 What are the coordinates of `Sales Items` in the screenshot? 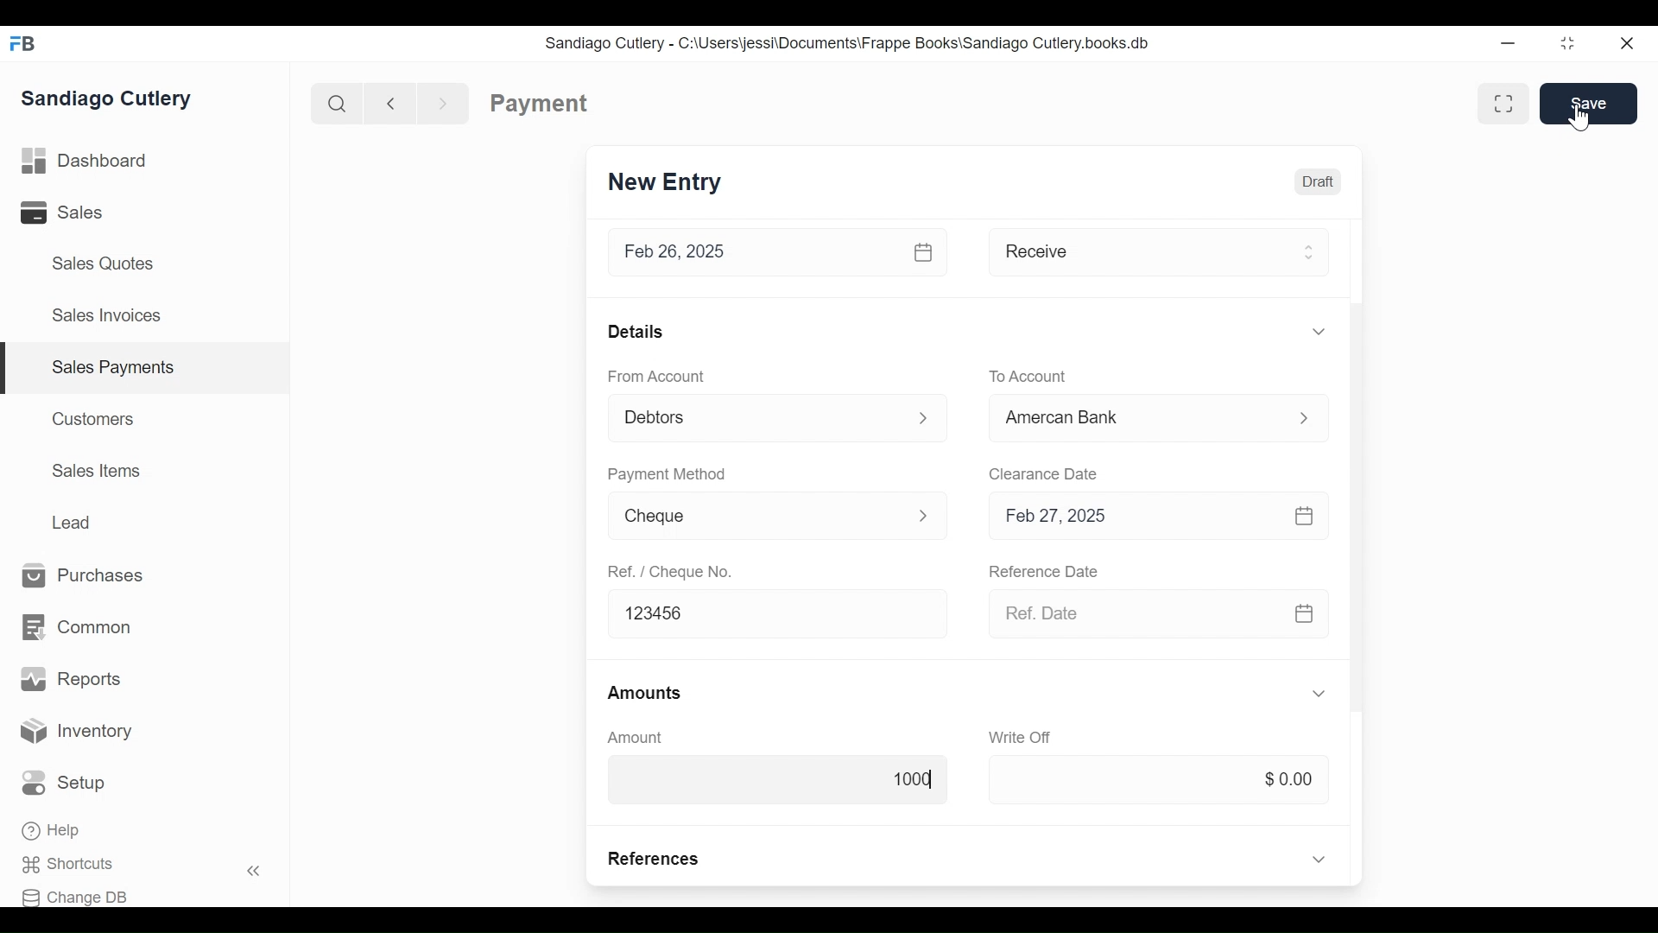 It's located at (97, 471).